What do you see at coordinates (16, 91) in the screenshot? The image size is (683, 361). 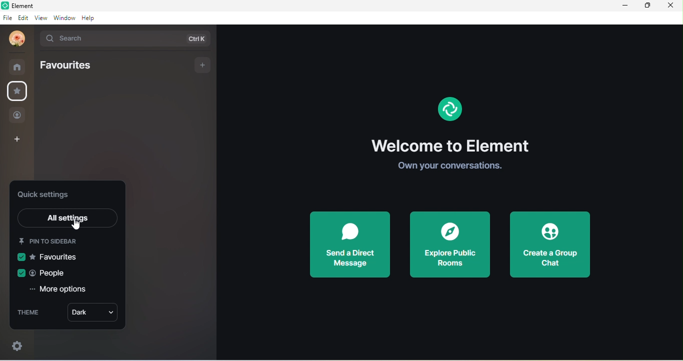 I see `favorites` at bounding box center [16, 91].